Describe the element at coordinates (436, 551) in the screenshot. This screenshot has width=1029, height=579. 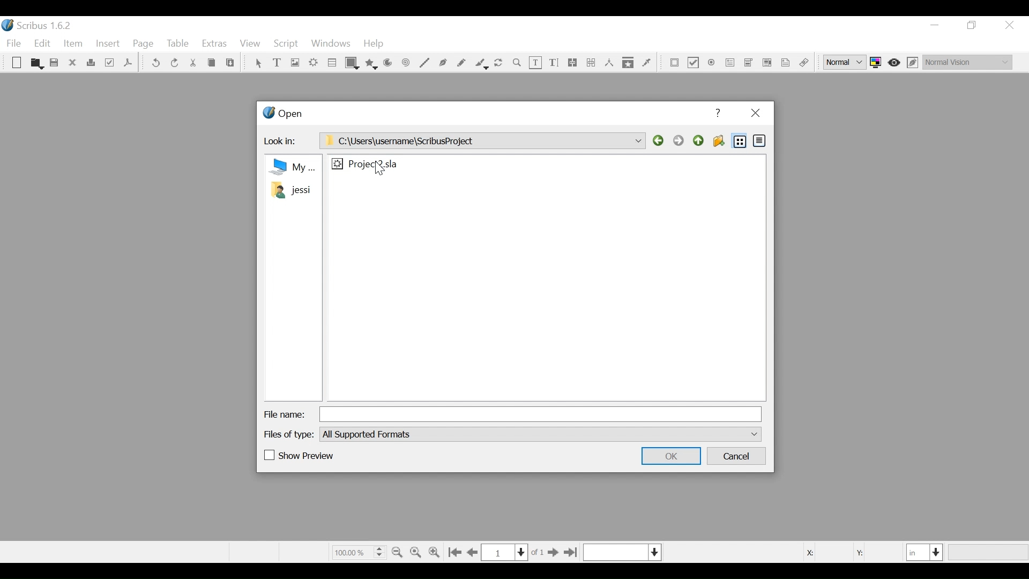
I see `Zoom in` at that location.